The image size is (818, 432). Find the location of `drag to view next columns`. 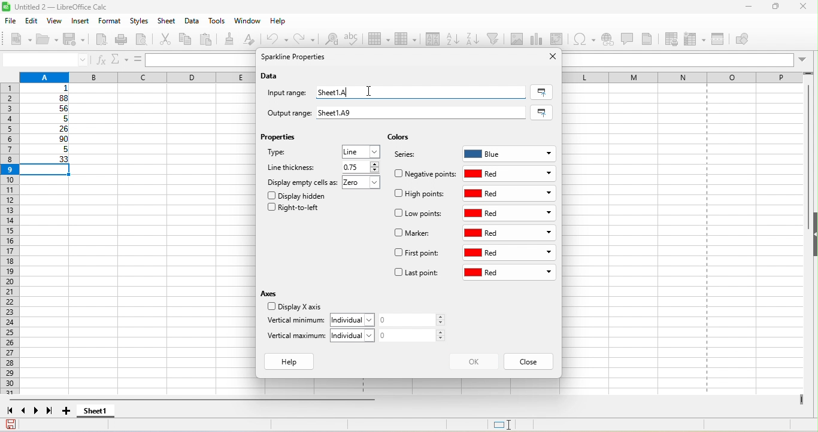

drag to view next columns is located at coordinates (802, 400).